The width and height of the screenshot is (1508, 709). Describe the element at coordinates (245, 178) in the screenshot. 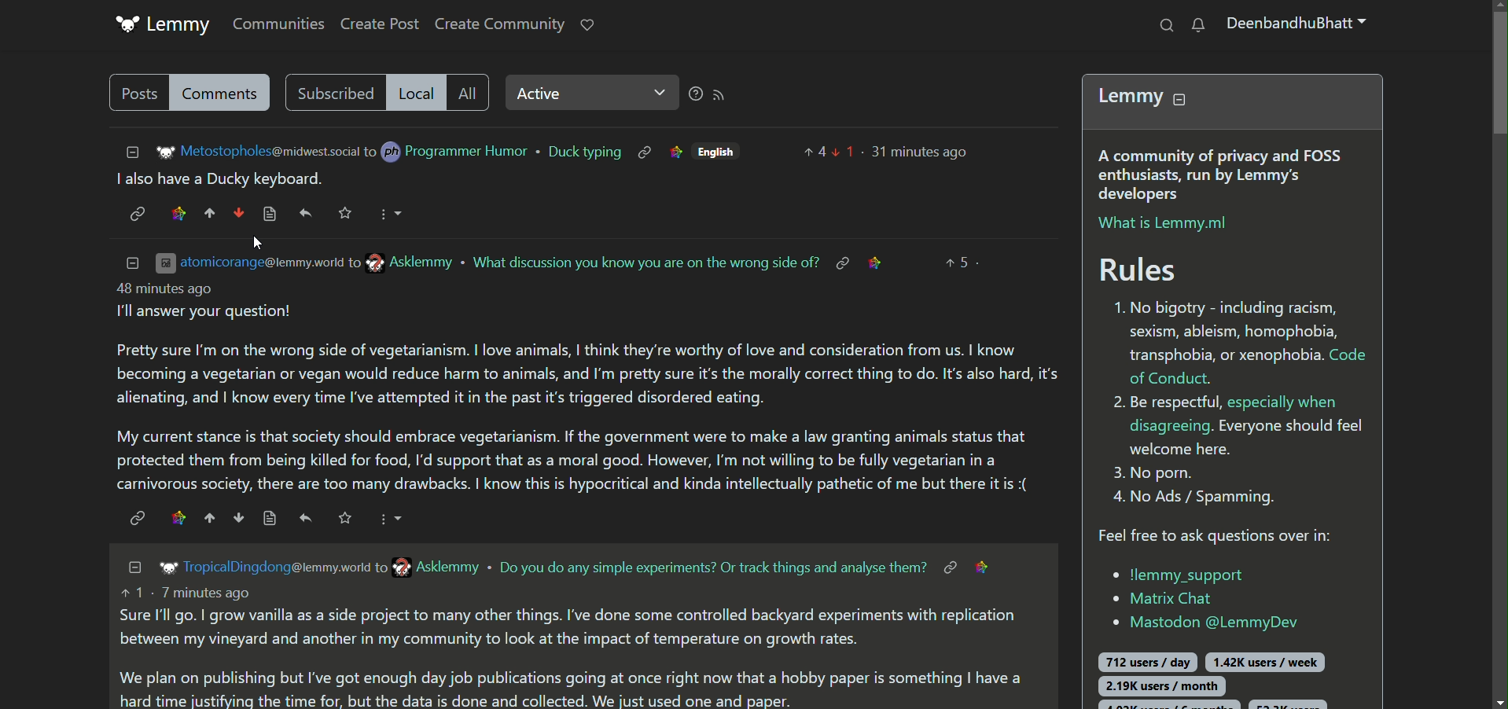

I see `reactions` at that location.